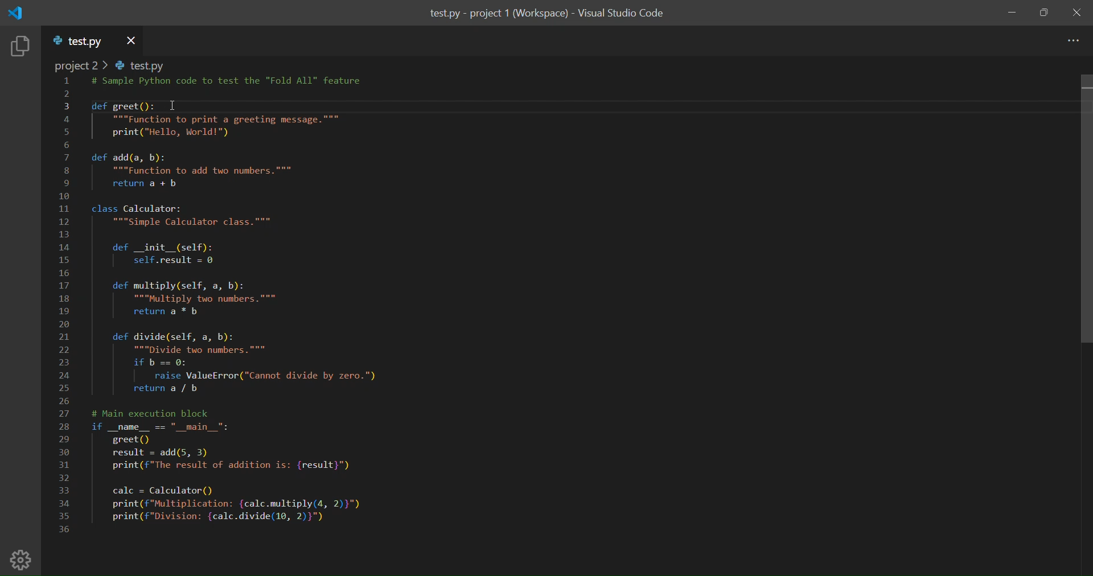  What do you see at coordinates (1079, 12) in the screenshot?
I see `close` at bounding box center [1079, 12].